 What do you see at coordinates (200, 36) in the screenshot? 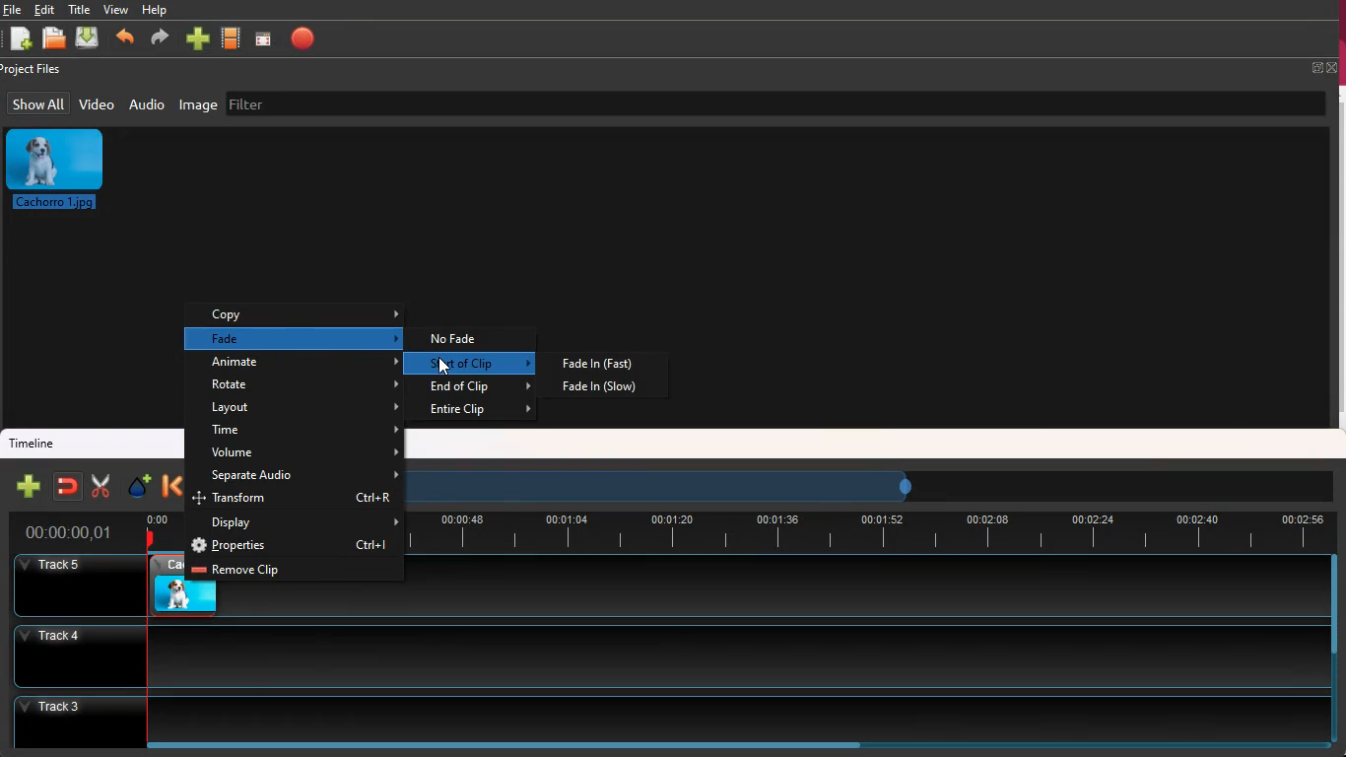
I see `new` at bounding box center [200, 36].